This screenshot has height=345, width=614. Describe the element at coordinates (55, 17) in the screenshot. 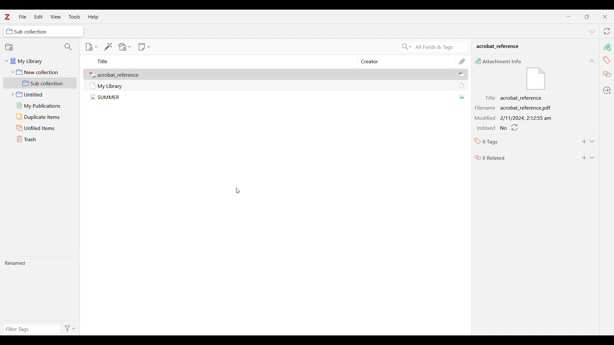

I see `View menu` at that location.